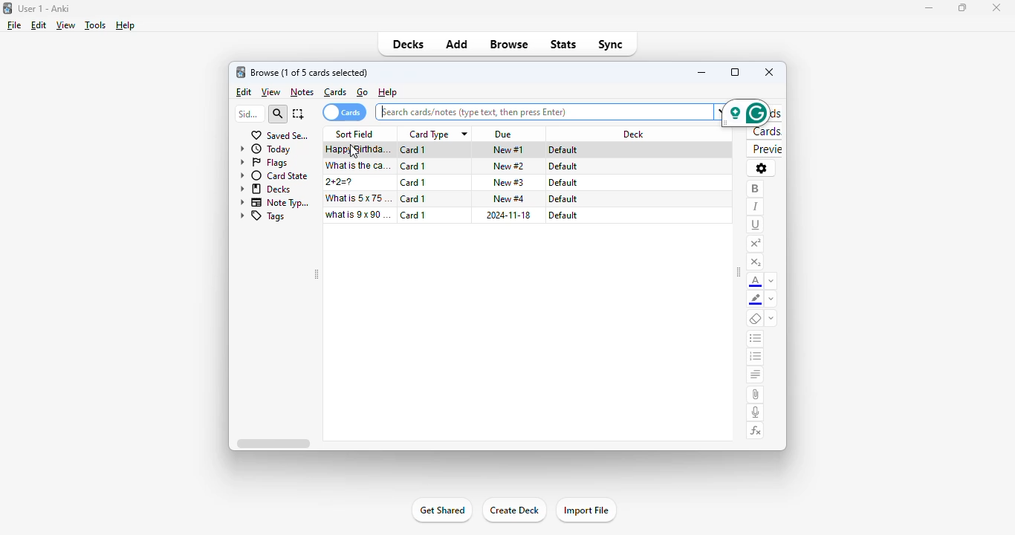 The width and height of the screenshot is (1015, 535). What do you see at coordinates (437, 134) in the screenshot?
I see `card type` at bounding box center [437, 134].